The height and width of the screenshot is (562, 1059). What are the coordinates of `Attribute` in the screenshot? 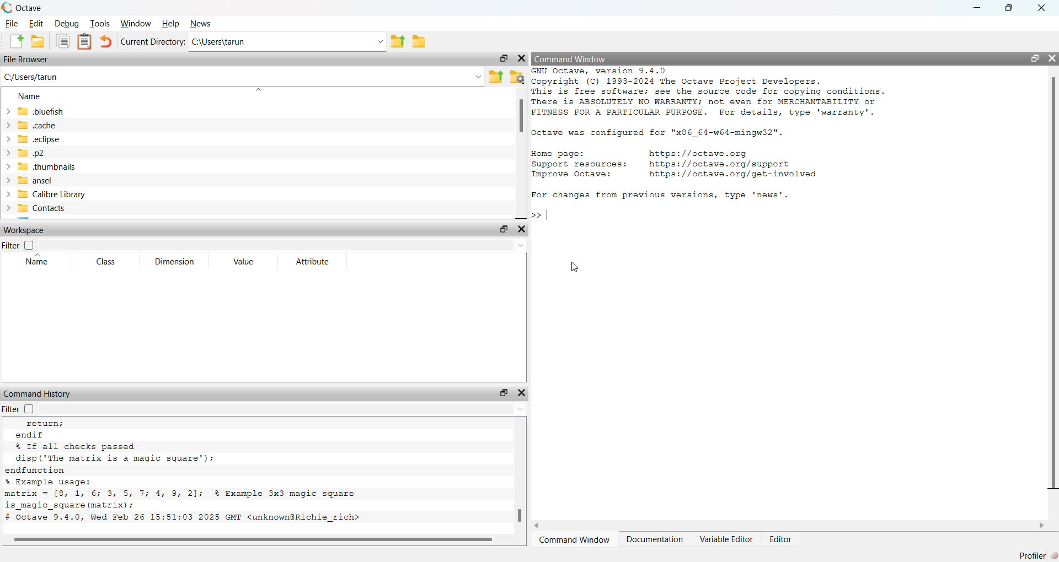 It's located at (314, 262).